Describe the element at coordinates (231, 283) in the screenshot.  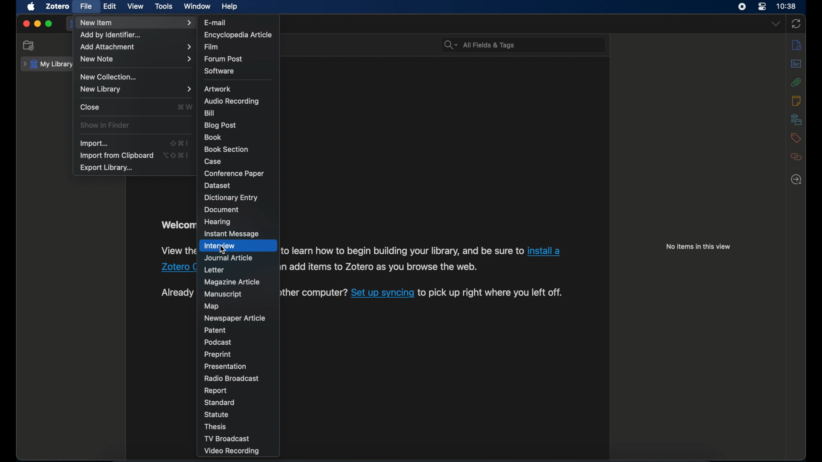
I see `magazine article` at that location.